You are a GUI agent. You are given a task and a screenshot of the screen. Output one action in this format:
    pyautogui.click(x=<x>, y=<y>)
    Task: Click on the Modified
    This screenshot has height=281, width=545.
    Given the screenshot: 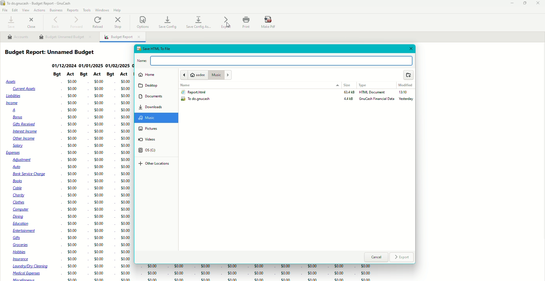 What is the action you would take?
    pyautogui.click(x=405, y=85)
    